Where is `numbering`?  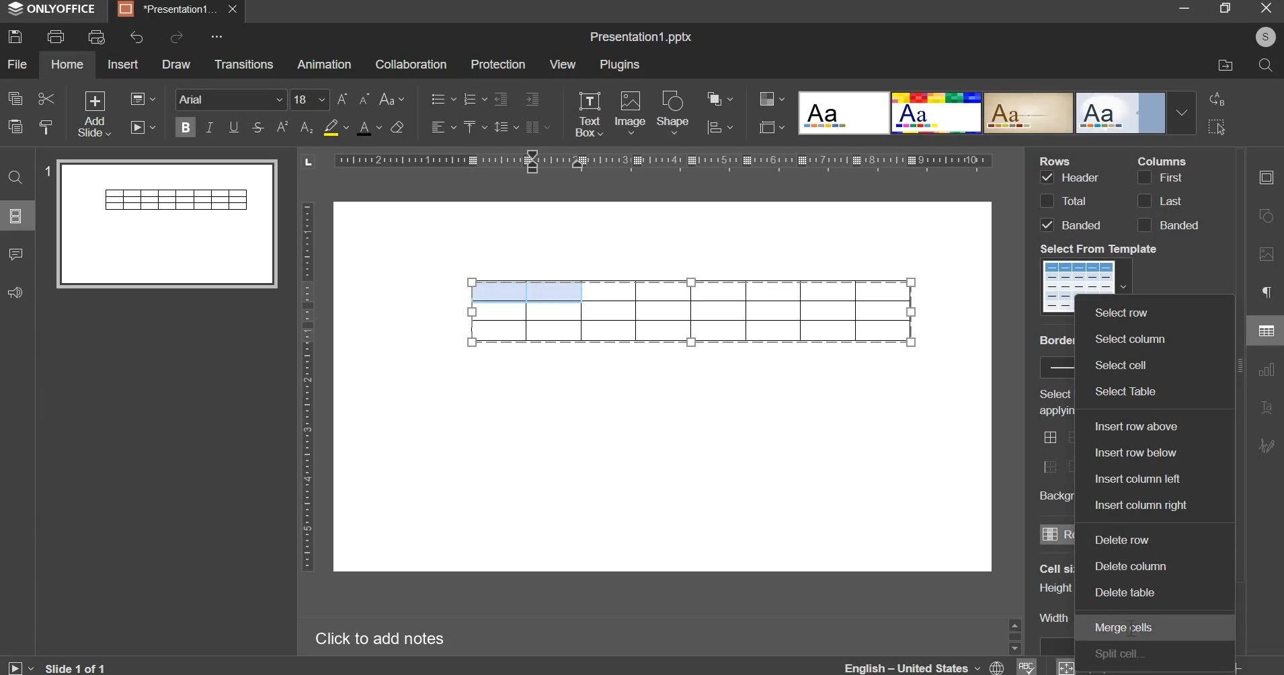 numbering is located at coordinates (473, 100).